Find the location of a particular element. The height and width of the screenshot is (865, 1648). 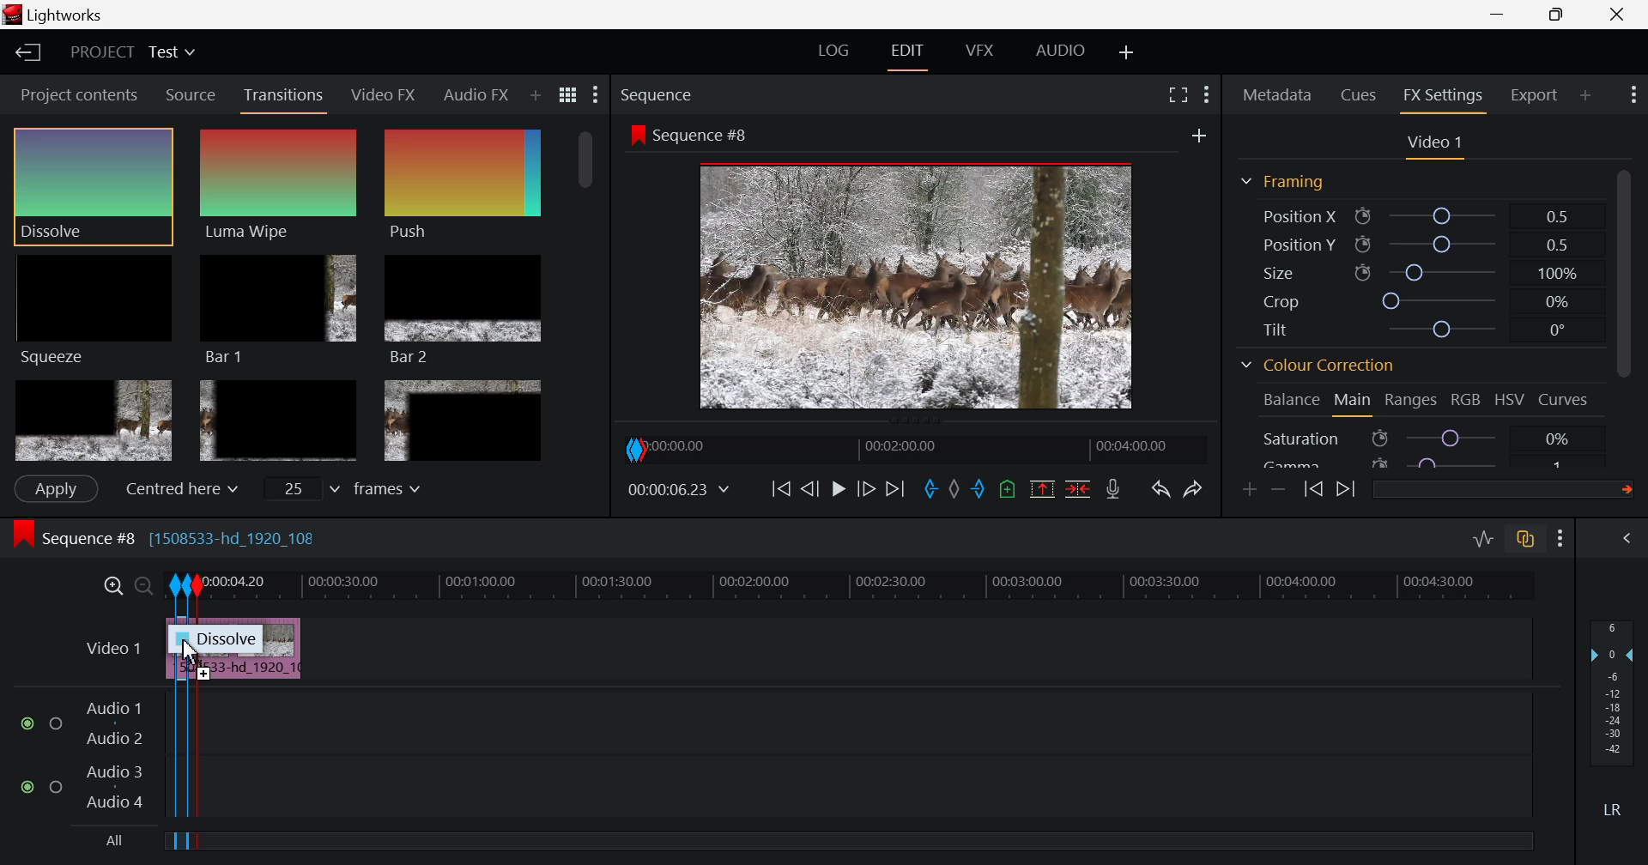

Dissolve Effect is located at coordinates (284, 190).